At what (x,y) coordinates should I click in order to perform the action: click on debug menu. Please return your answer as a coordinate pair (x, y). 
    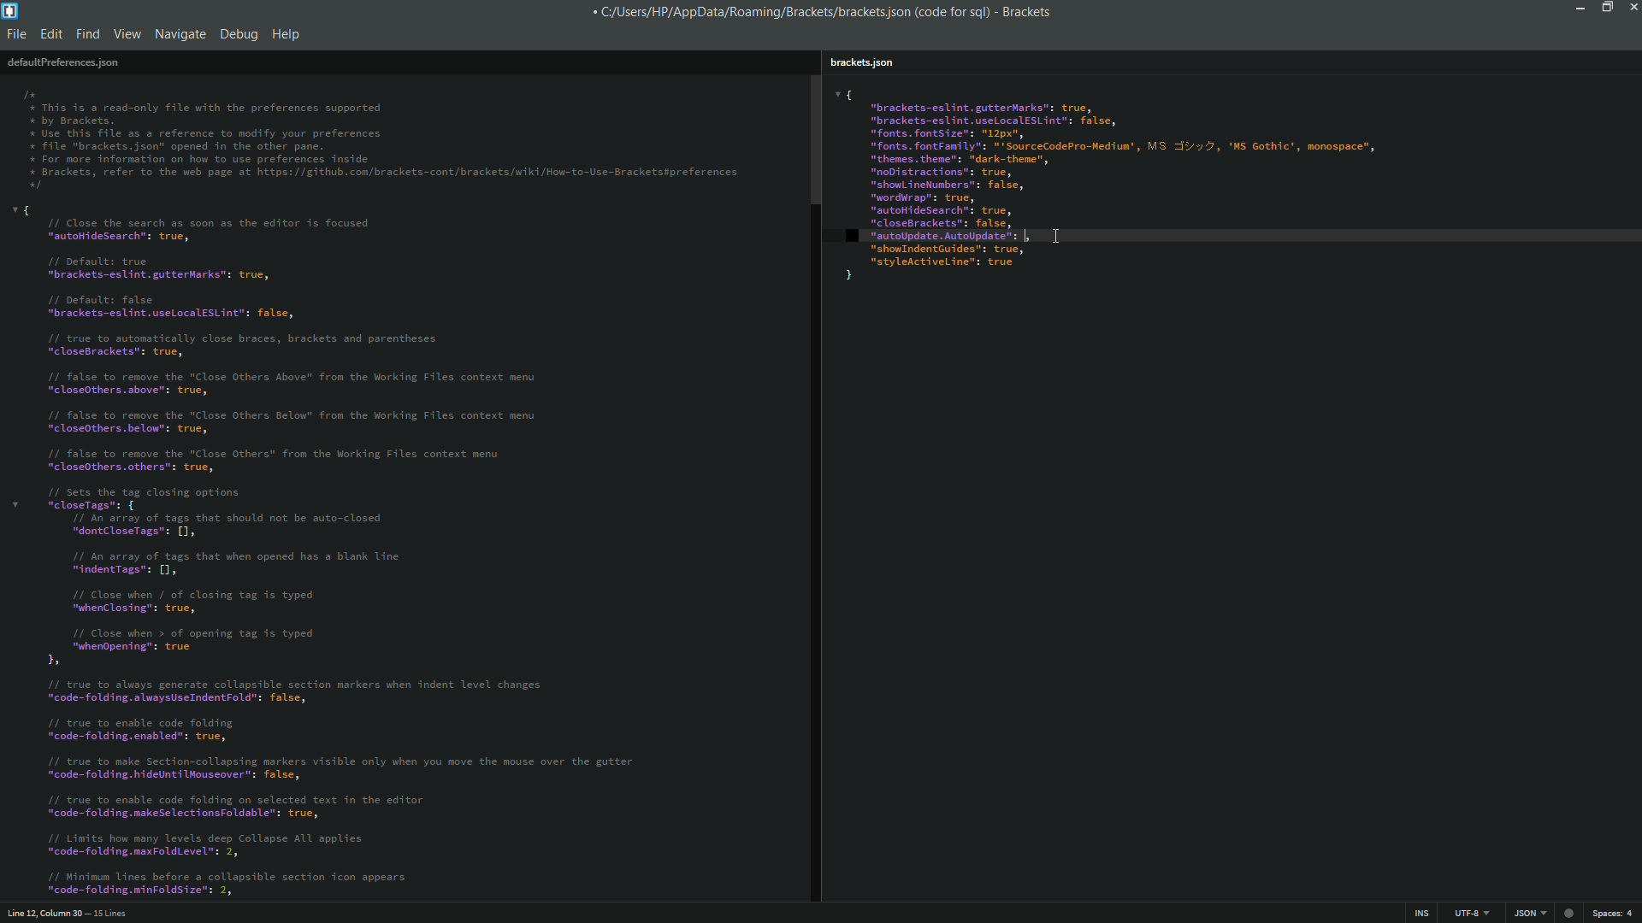
    Looking at the image, I should click on (239, 32).